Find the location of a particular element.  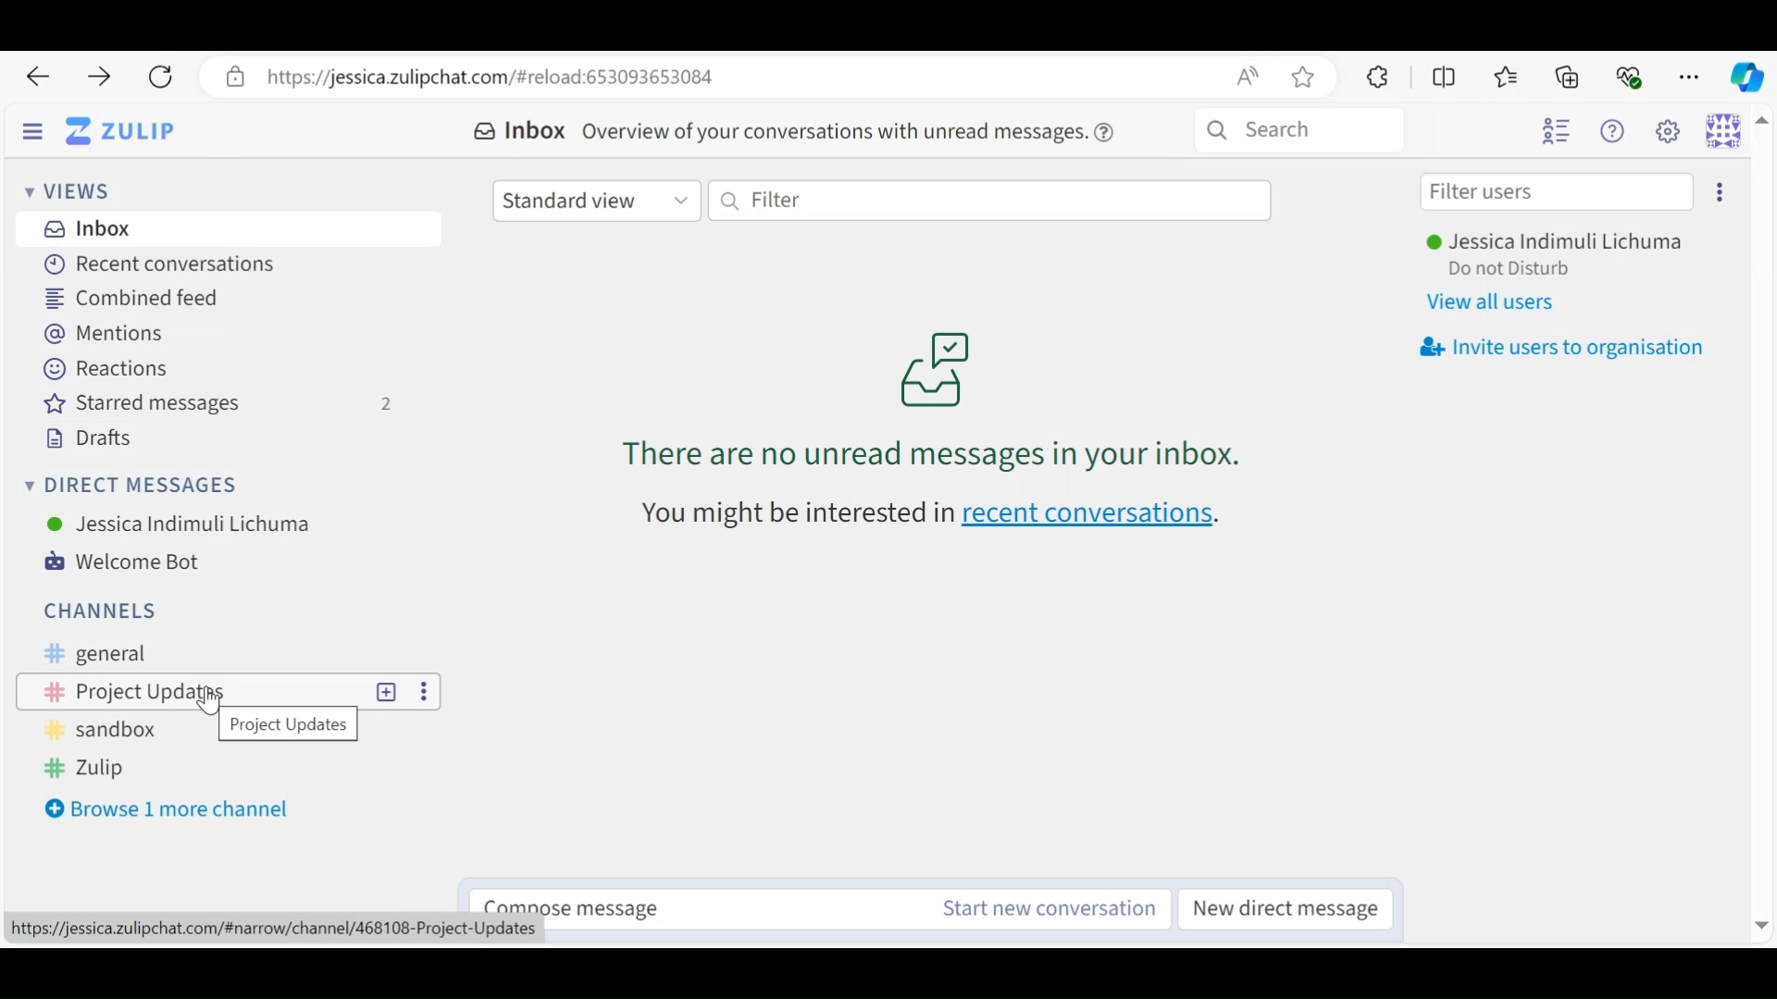

Help Menu is located at coordinates (1617, 132).